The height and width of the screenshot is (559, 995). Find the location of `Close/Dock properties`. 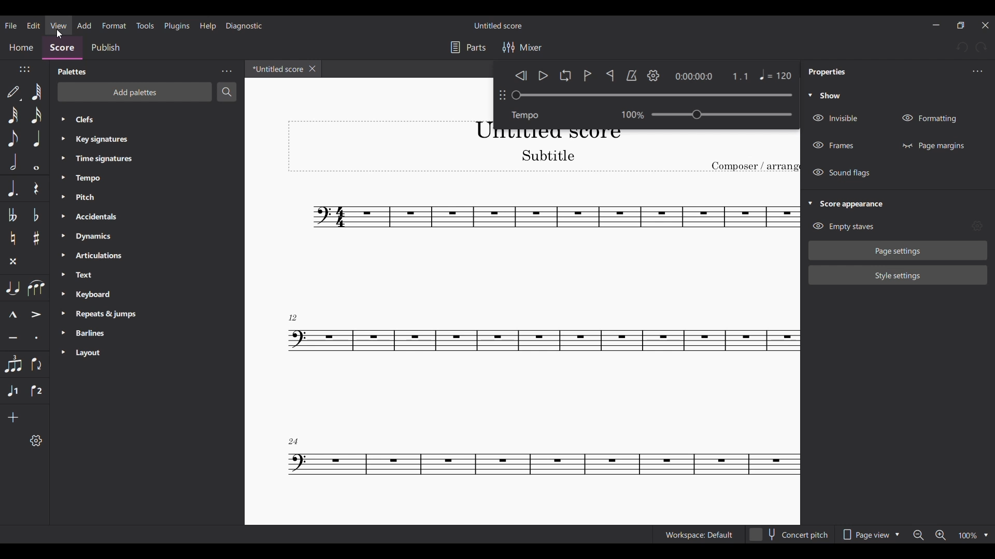

Close/Dock properties is located at coordinates (978, 71).